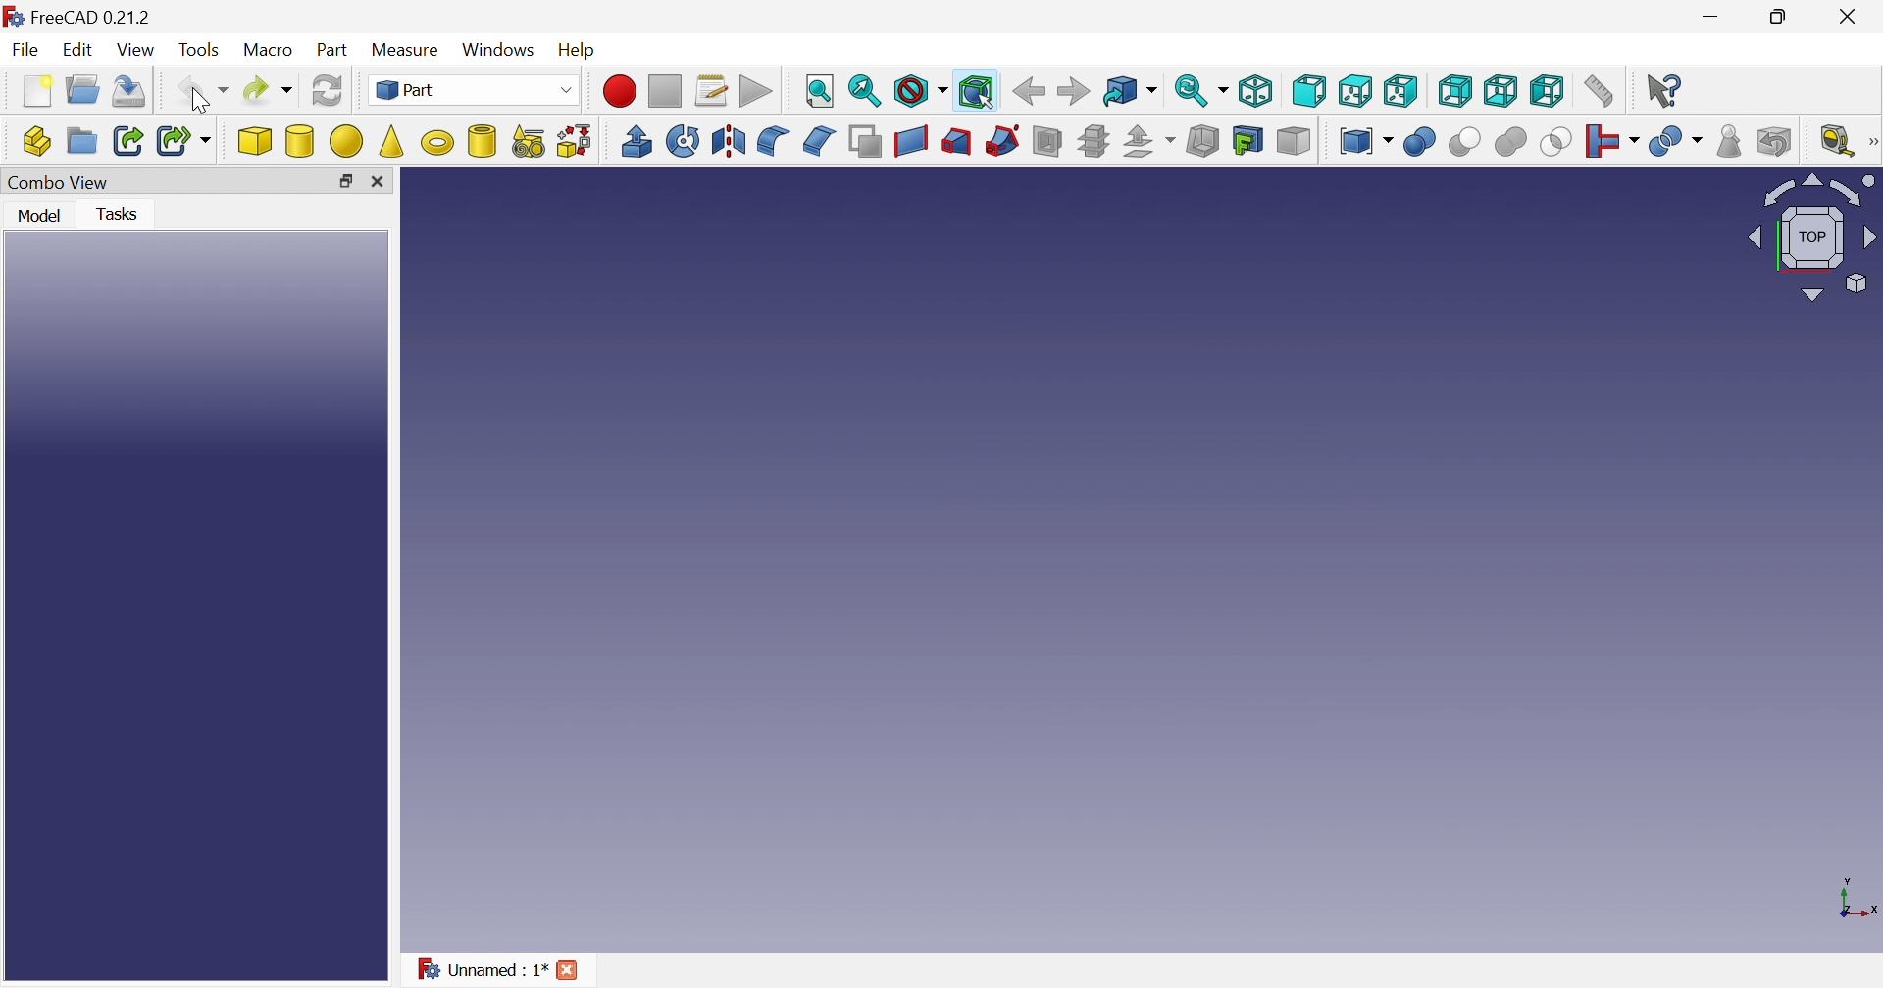  I want to click on Left, so click(1549, 90).